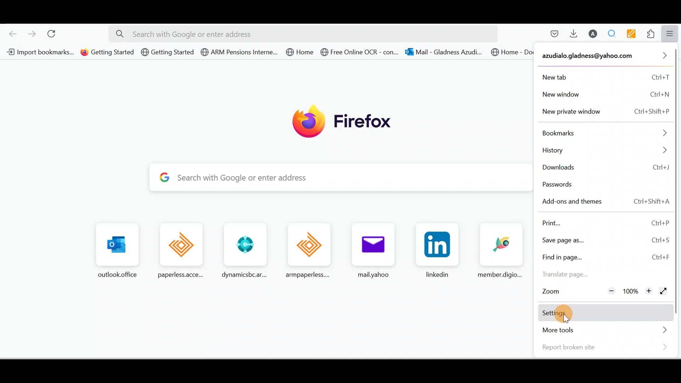 The width and height of the screenshot is (681, 383). I want to click on Reload current page, so click(56, 35).